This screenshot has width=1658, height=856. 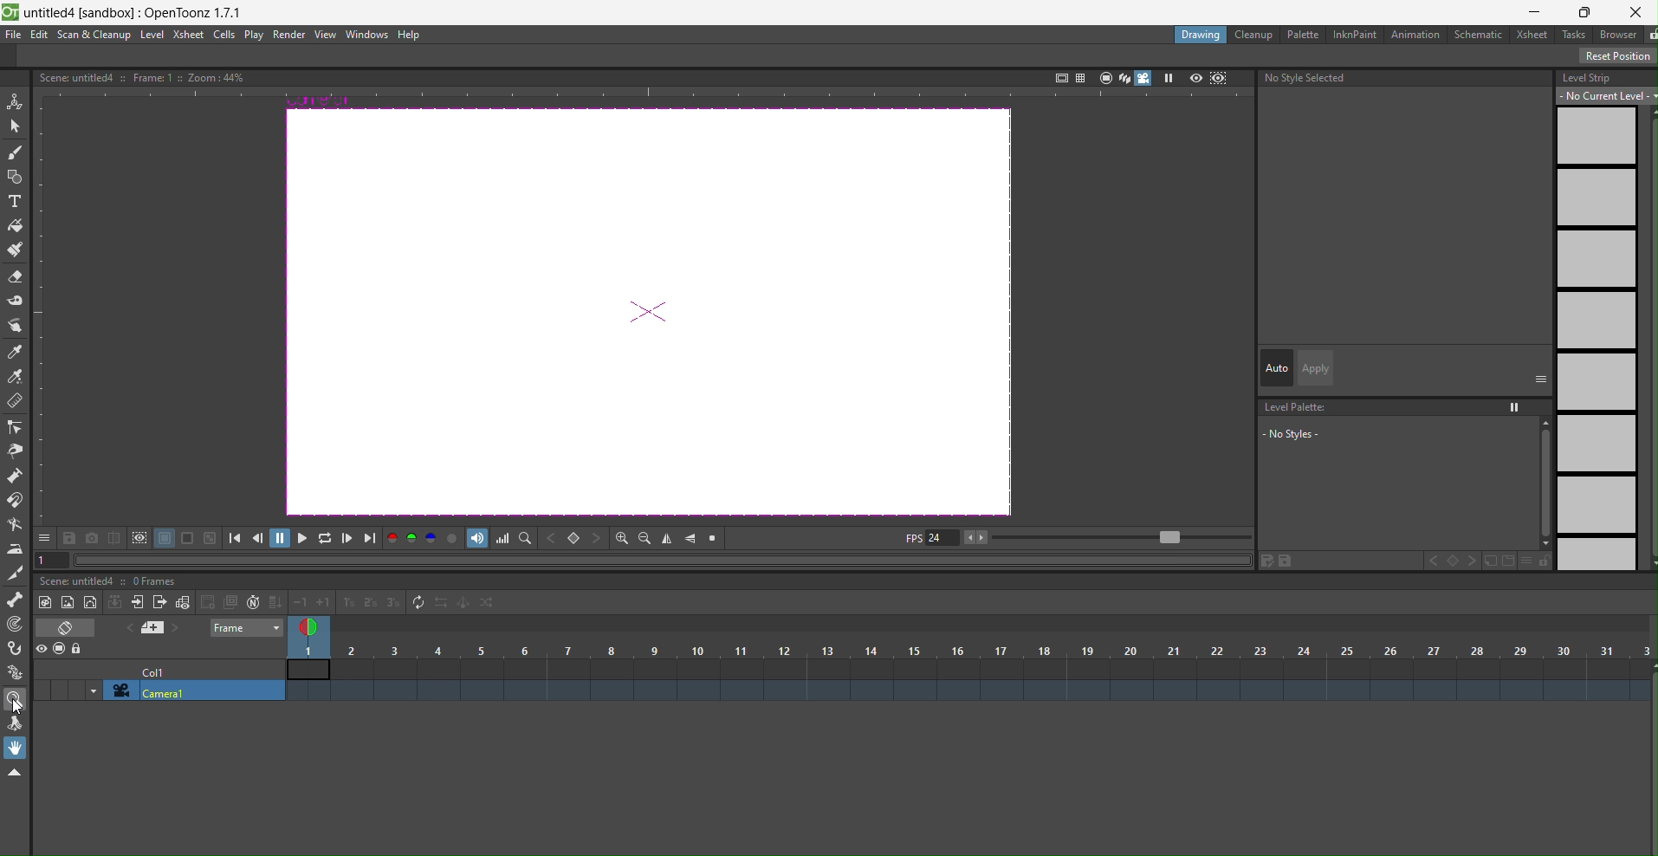 What do you see at coordinates (574, 537) in the screenshot?
I see `set key` at bounding box center [574, 537].